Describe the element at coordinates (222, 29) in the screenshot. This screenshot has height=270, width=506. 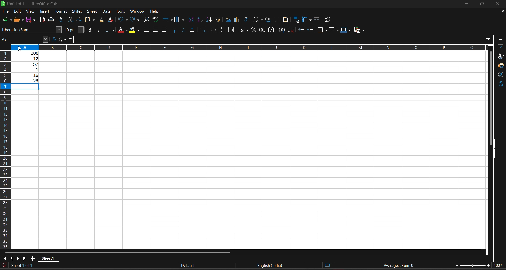
I see `merge cells` at that location.